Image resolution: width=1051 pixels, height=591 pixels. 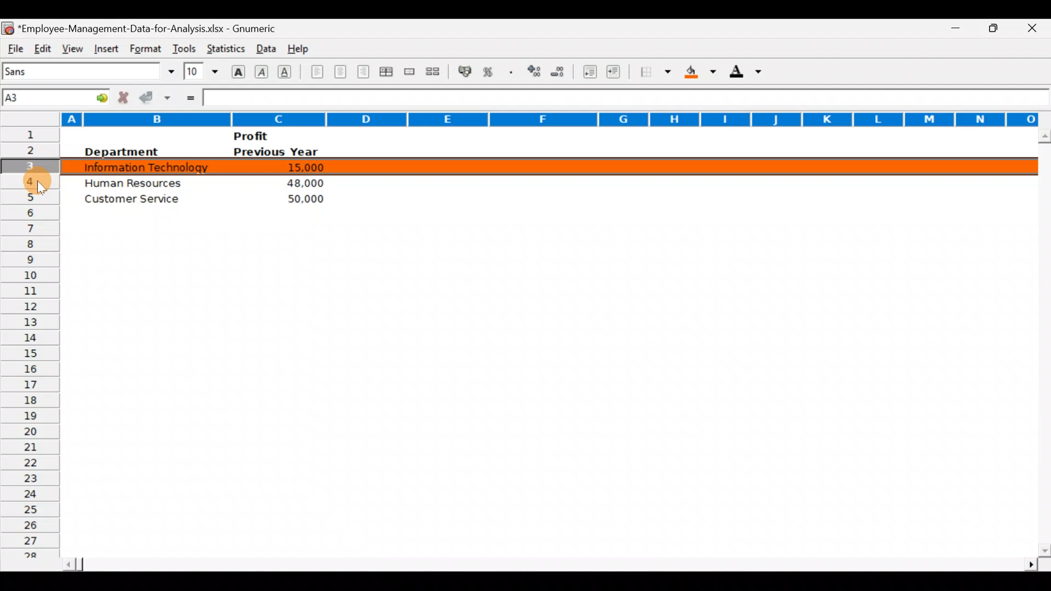 What do you see at coordinates (262, 73) in the screenshot?
I see `Italic` at bounding box center [262, 73].